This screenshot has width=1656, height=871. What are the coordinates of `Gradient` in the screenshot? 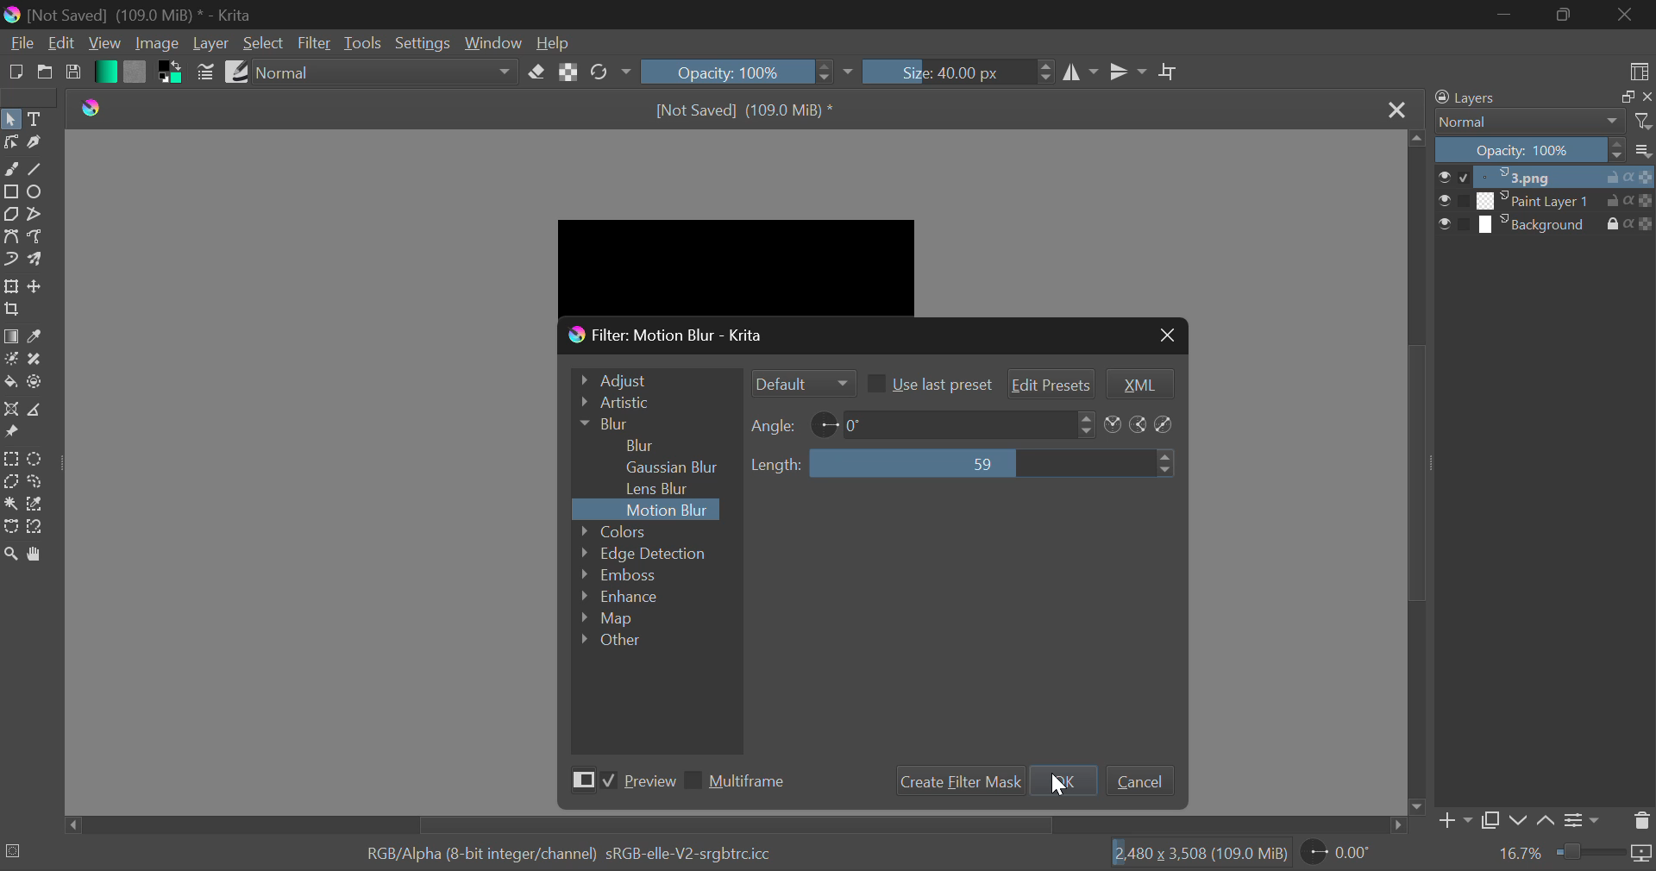 It's located at (104, 71).